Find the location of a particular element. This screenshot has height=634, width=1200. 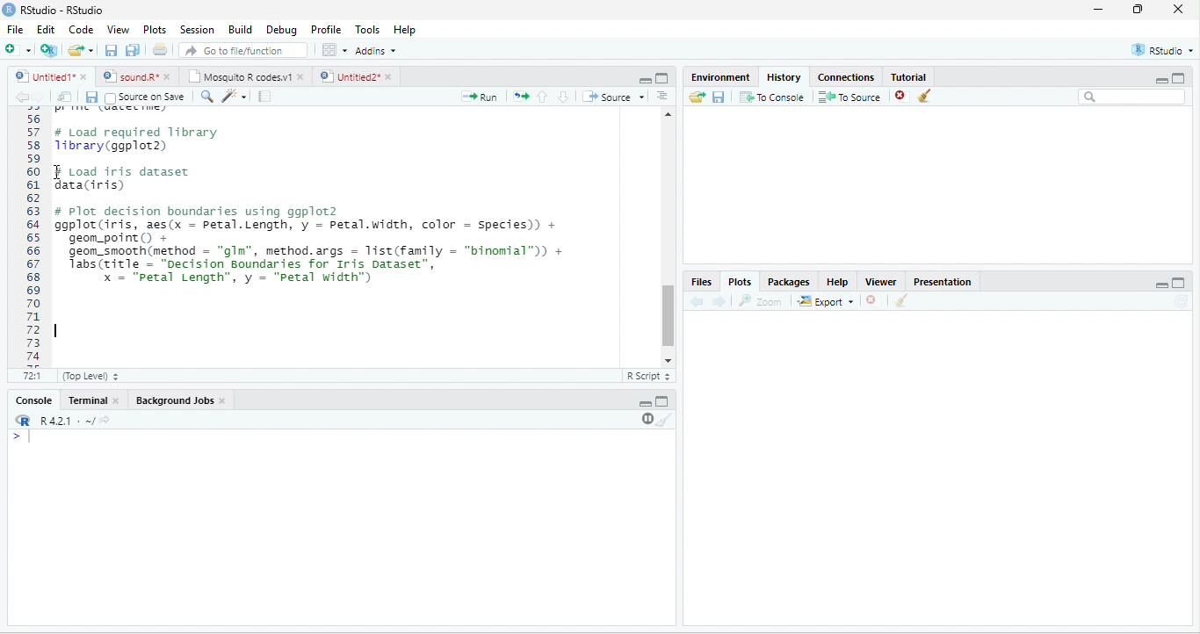

View is located at coordinates (118, 30).